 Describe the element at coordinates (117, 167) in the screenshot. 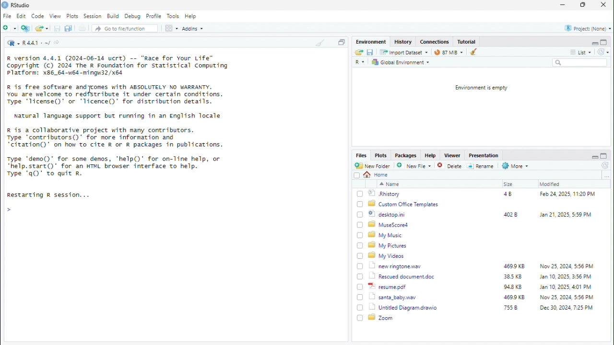

I see `Type "demo()" for some demos, ‘help()’ for on-line help, or
“help.start()* for an HTML browser interface to help.
Type "q()" to quit R.` at that location.